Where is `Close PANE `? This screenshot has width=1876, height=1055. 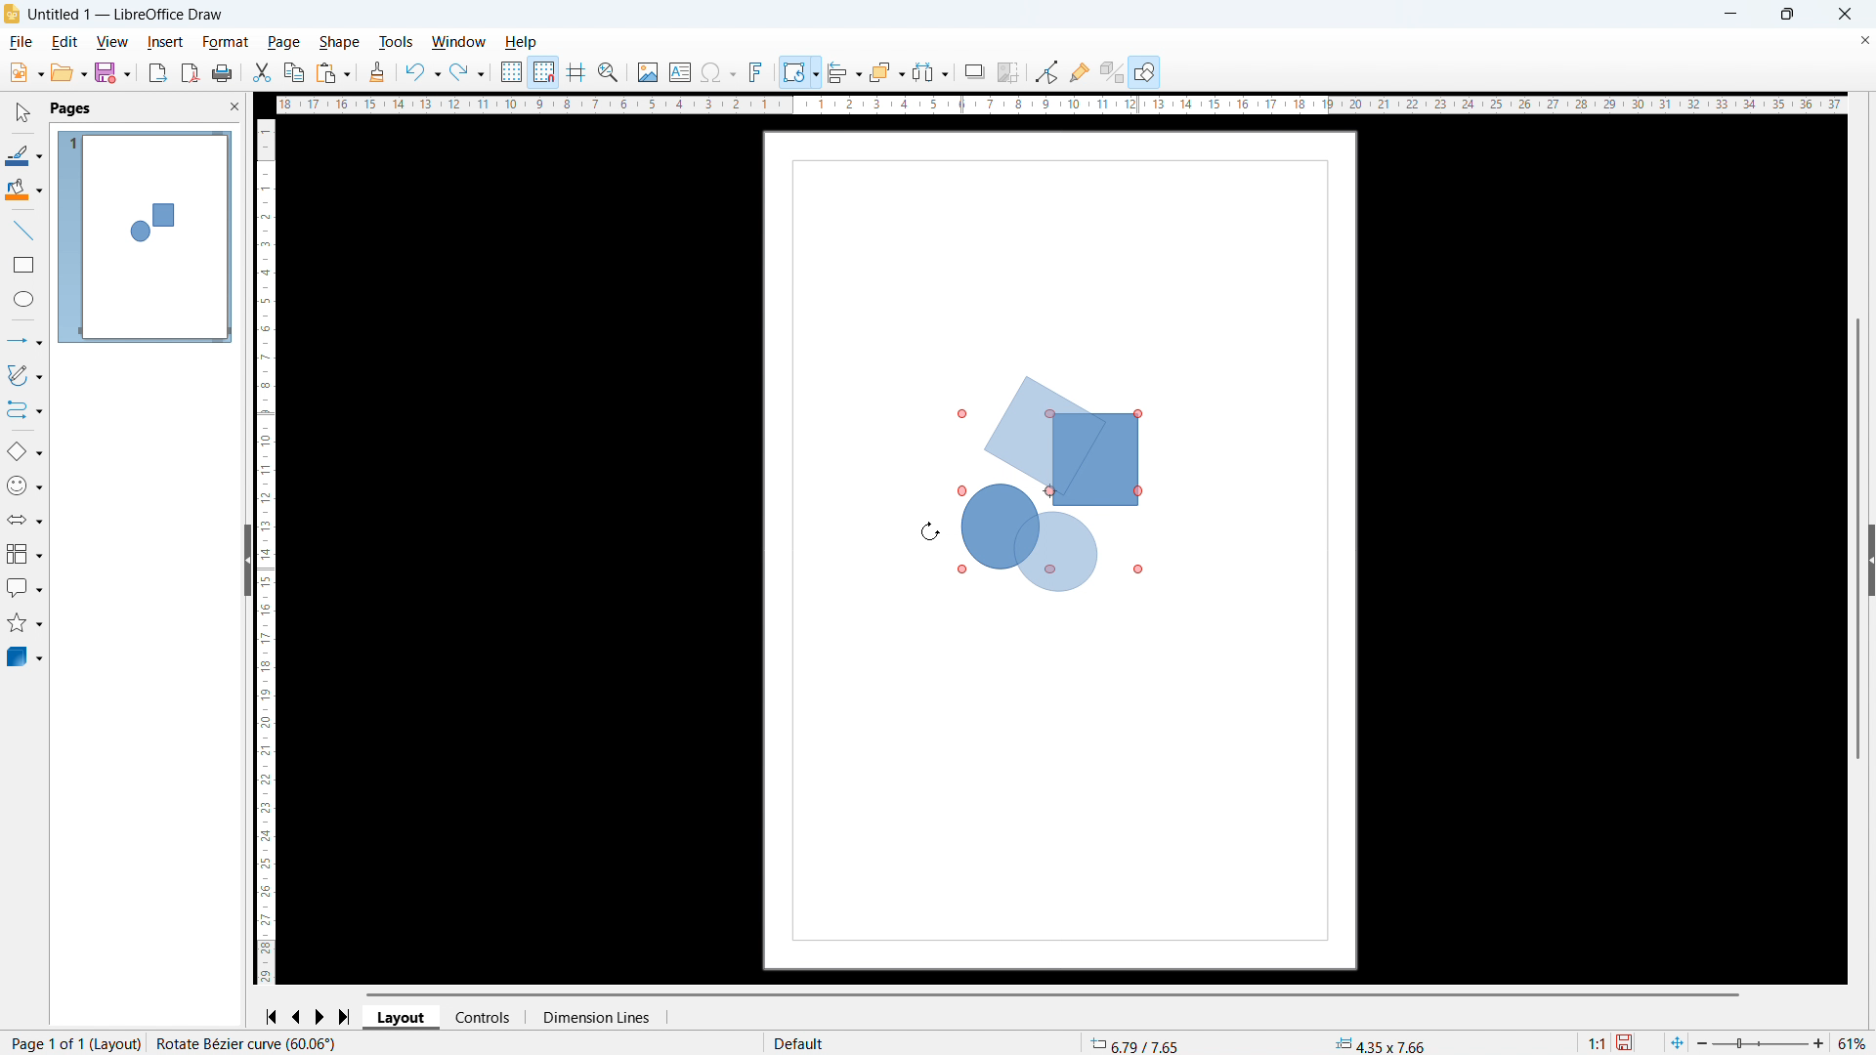 Close PANE  is located at coordinates (234, 105).